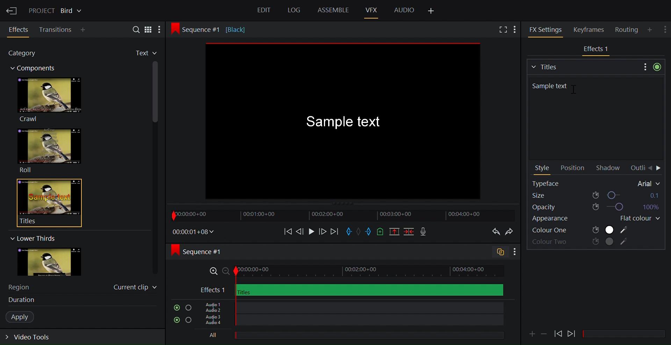  What do you see at coordinates (644, 66) in the screenshot?
I see `Show settings menu` at bounding box center [644, 66].